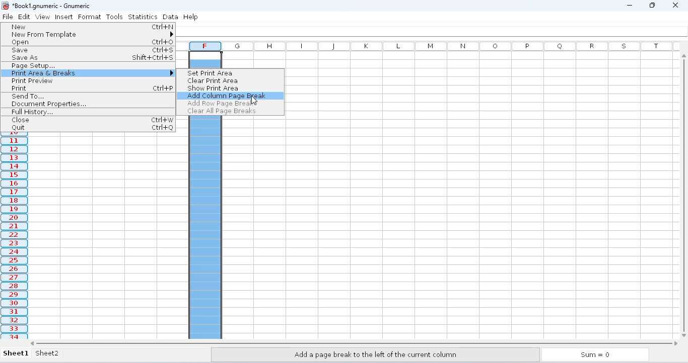 This screenshot has height=363, width=688. What do you see at coordinates (91, 17) in the screenshot?
I see `Format` at bounding box center [91, 17].